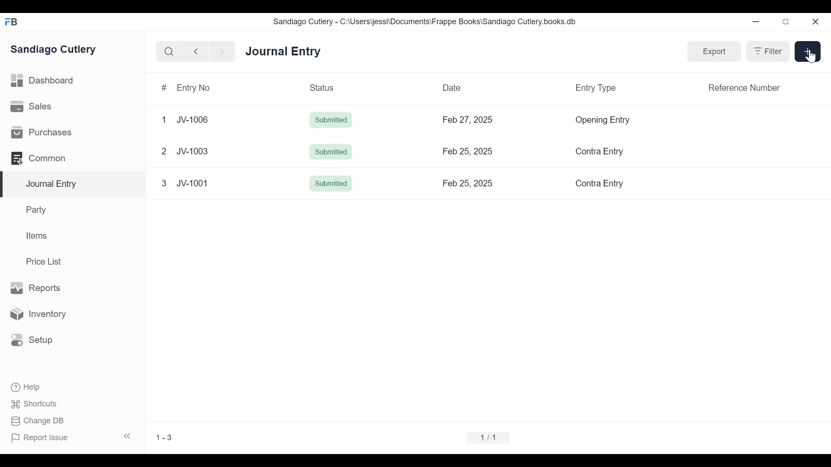 The height and width of the screenshot is (467, 831). What do you see at coordinates (768, 52) in the screenshot?
I see `filter` at bounding box center [768, 52].